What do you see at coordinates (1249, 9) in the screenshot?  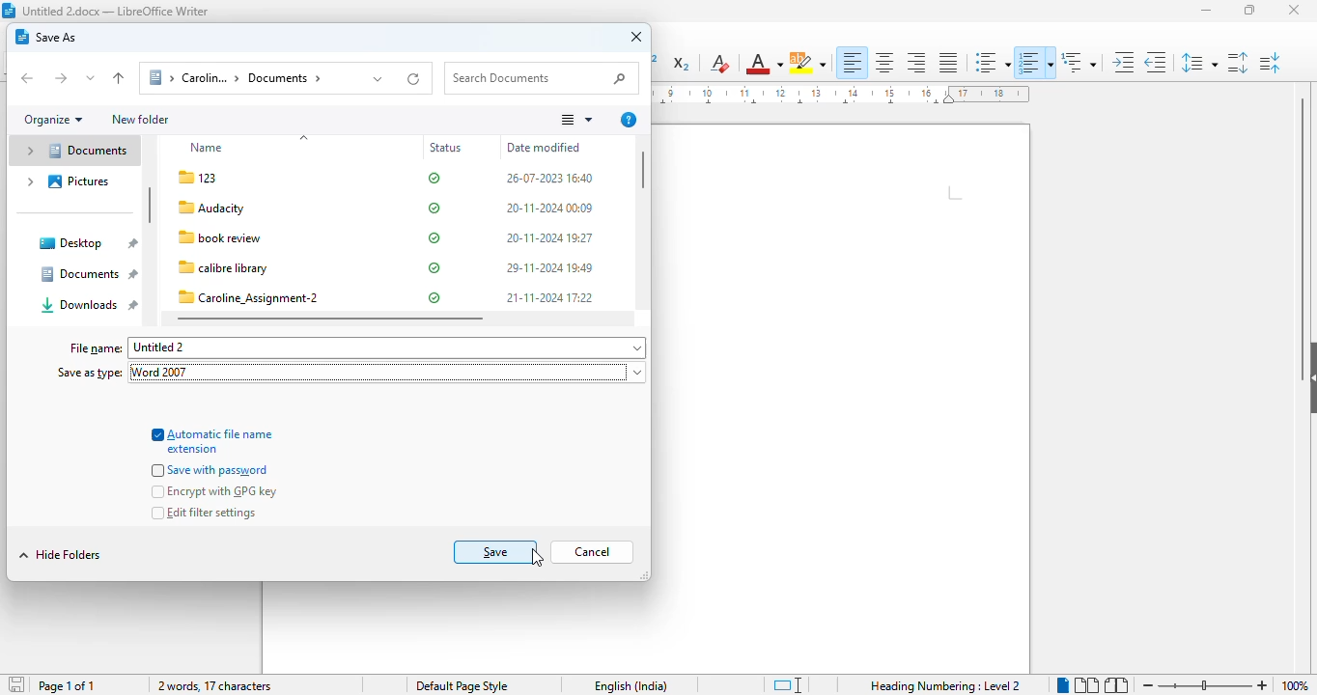 I see `maximize` at bounding box center [1249, 9].